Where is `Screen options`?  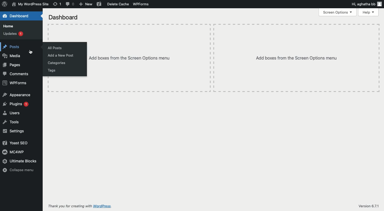 Screen options is located at coordinates (338, 12).